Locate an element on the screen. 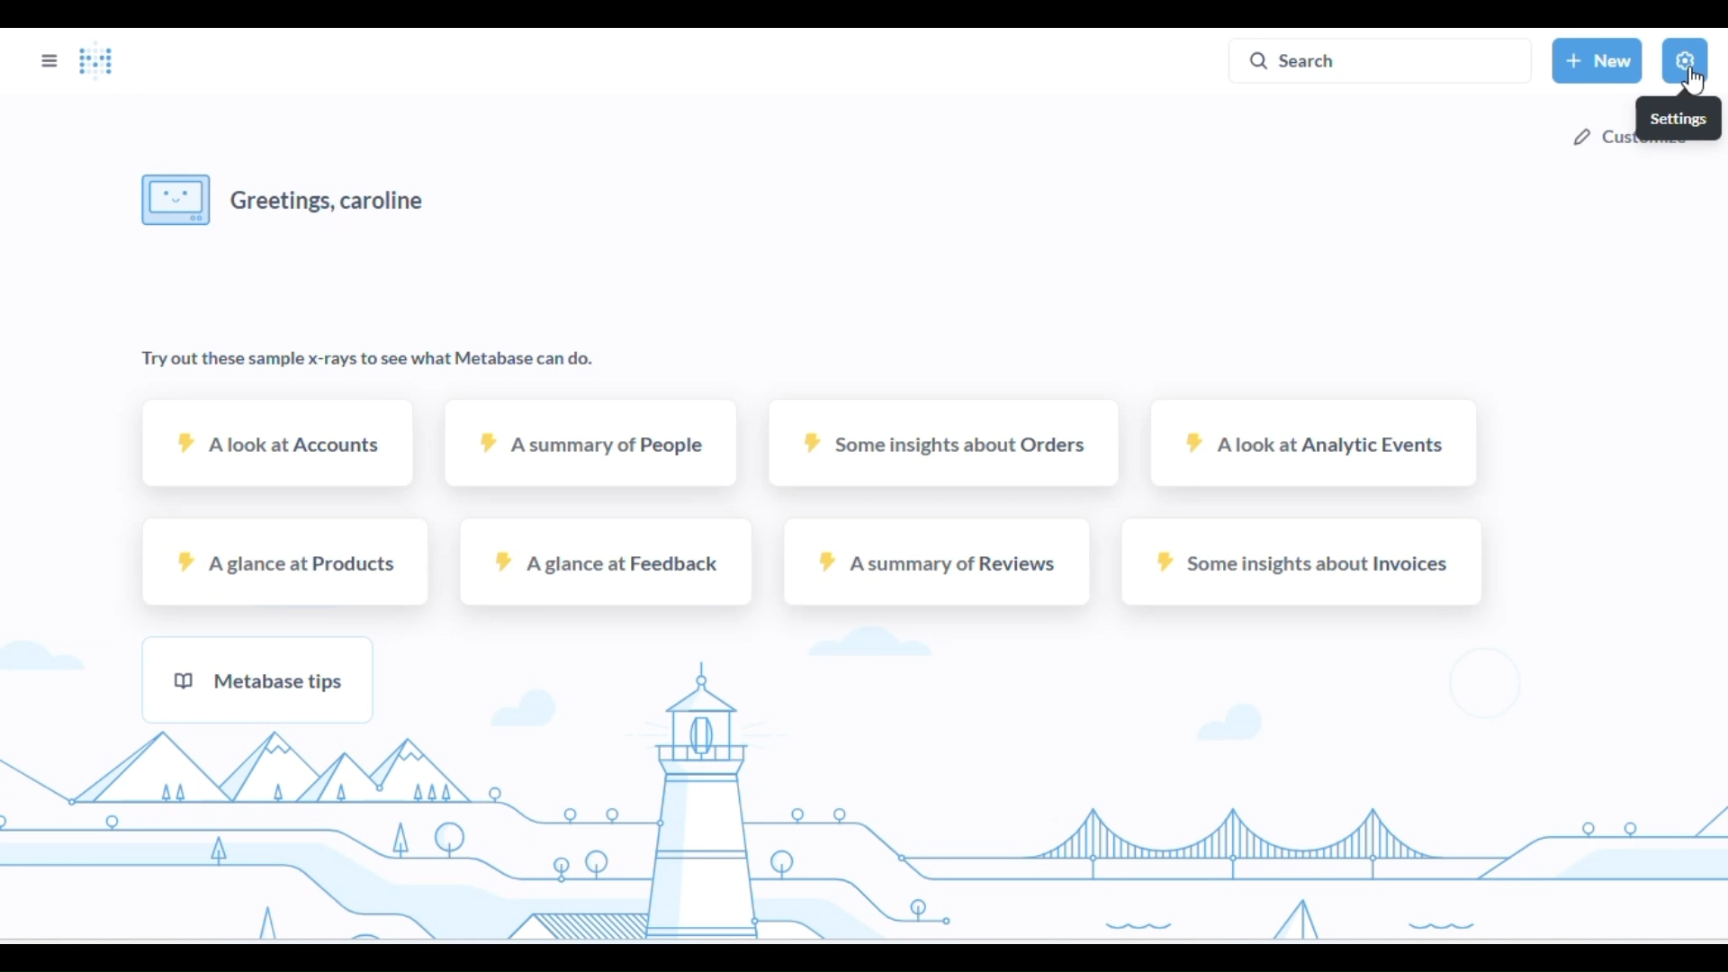 The width and height of the screenshot is (1728, 972). metabase tips is located at coordinates (257, 679).